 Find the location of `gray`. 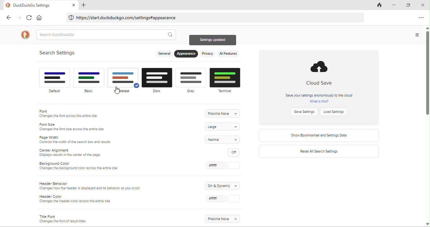

gray is located at coordinates (191, 80).